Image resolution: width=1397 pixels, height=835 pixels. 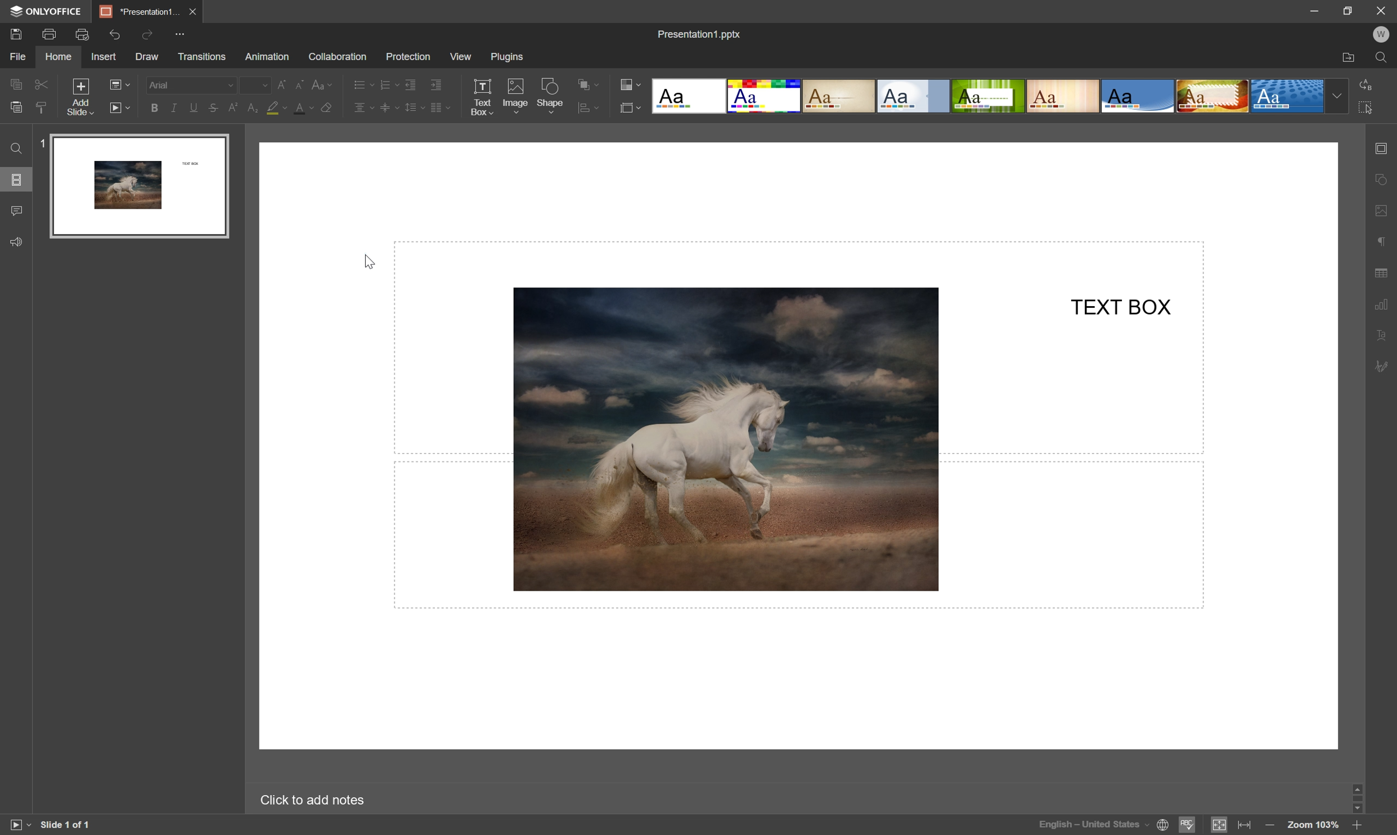 I want to click on decrease indent, so click(x=411, y=86).